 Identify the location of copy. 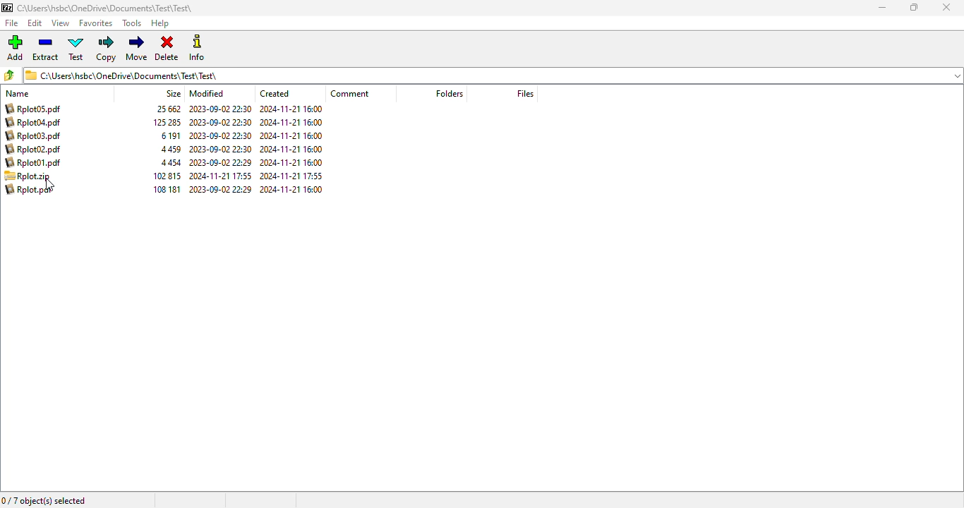
(106, 49).